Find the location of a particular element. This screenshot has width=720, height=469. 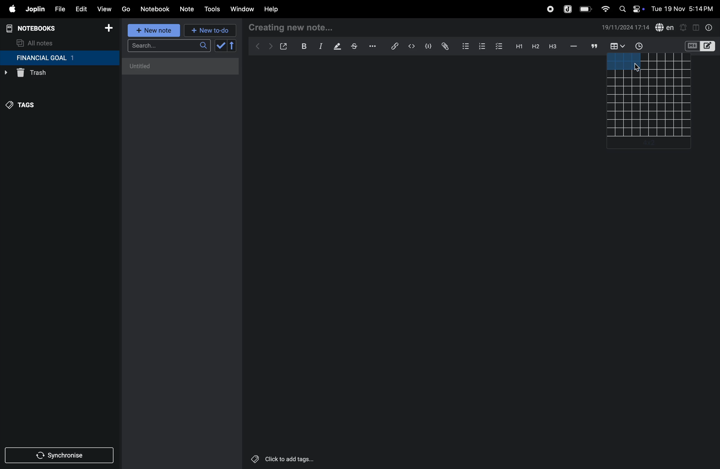

synchronize is located at coordinates (60, 454).